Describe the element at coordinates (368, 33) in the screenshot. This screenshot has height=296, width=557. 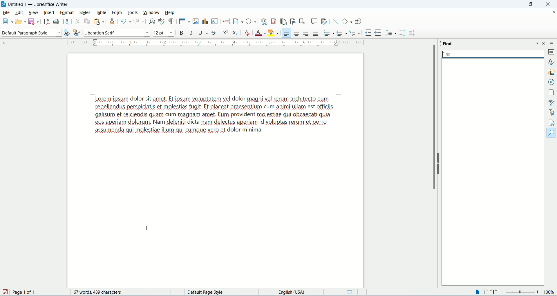
I see `increase indent` at that location.